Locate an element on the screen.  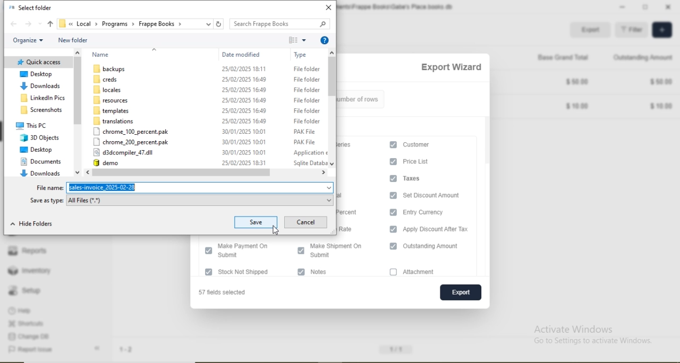
PAK File is located at coordinates (305, 141).